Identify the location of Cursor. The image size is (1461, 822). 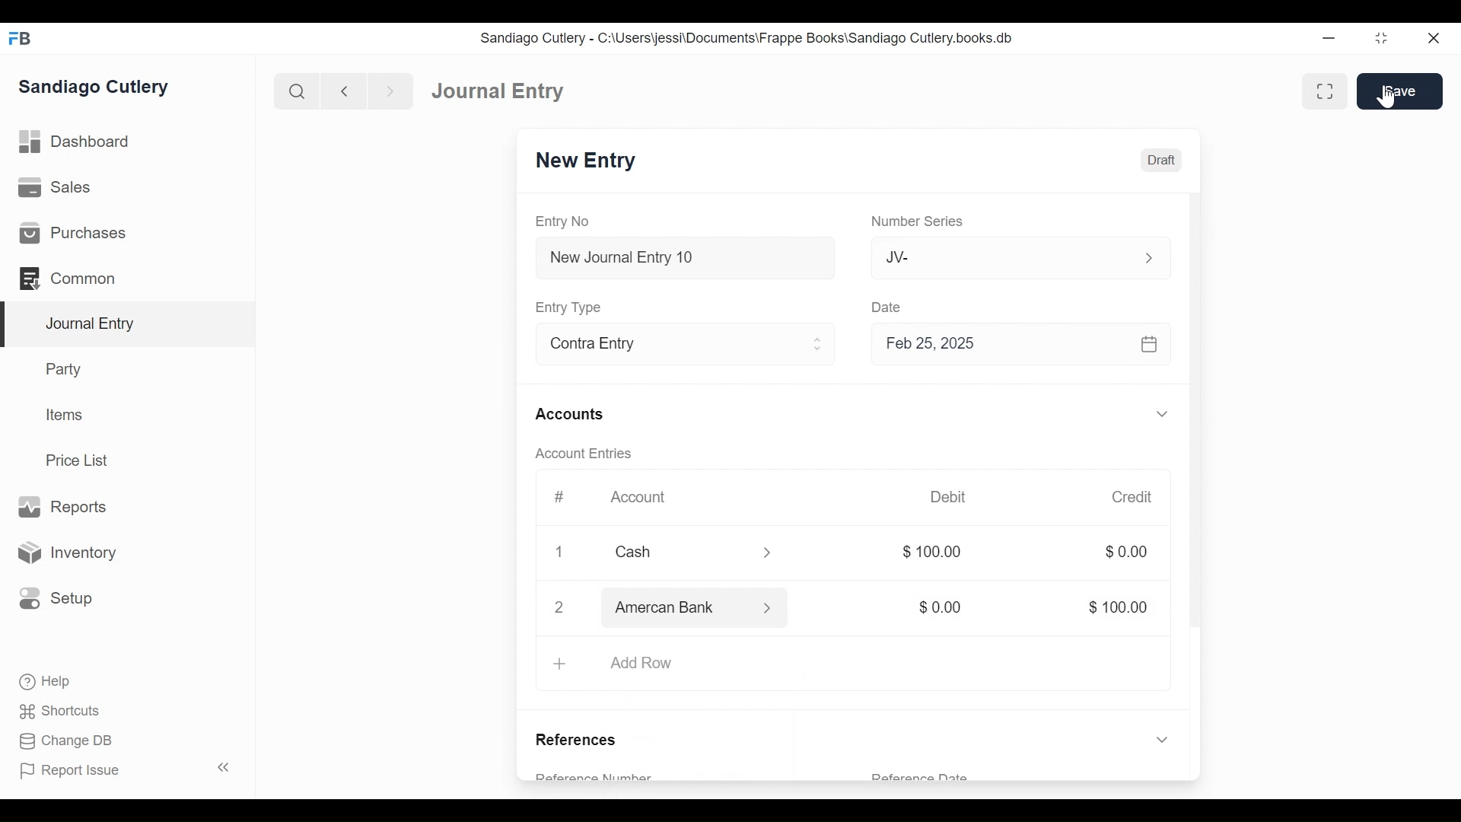
(1388, 94).